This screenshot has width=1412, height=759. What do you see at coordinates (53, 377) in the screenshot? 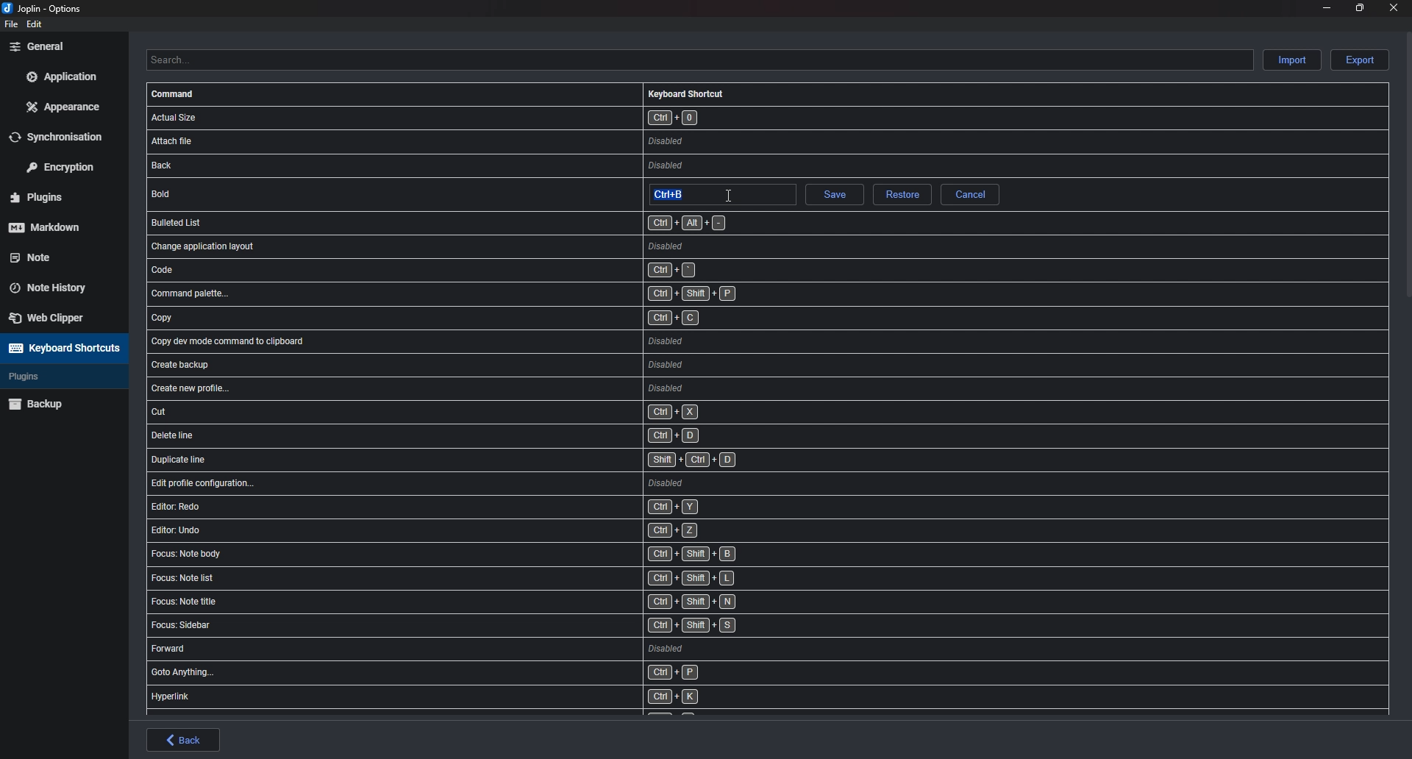
I see `Plugins` at bounding box center [53, 377].